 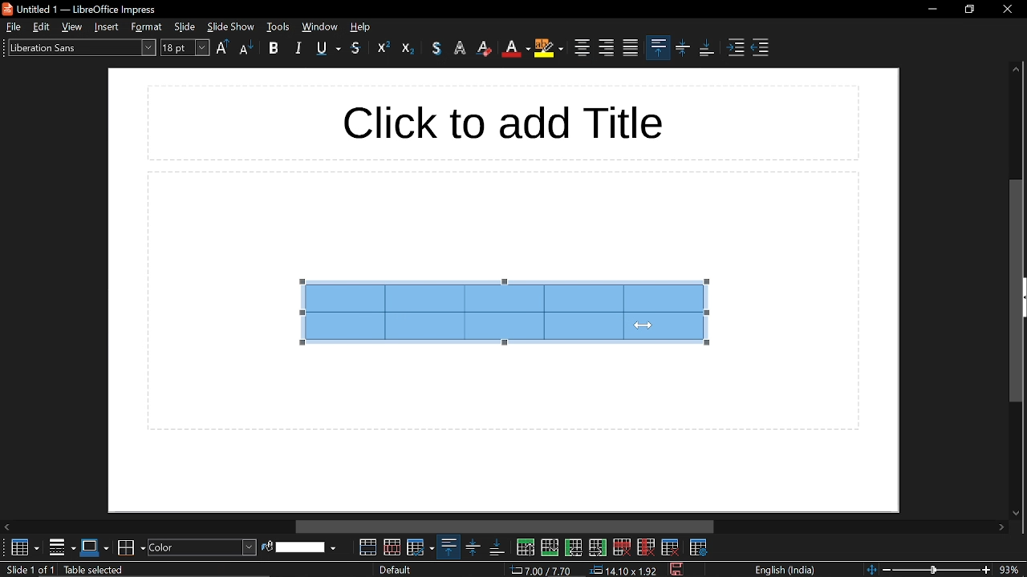 What do you see at coordinates (1024, 297) in the screenshot?
I see `expand sidebar` at bounding box center [1024, 297].